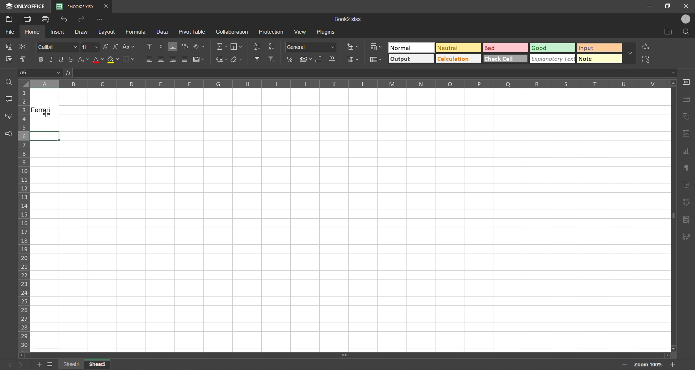  What do you see at coordinates (107, 33) in the screenshot?
I see `layout` at bounding box center [107, 33].